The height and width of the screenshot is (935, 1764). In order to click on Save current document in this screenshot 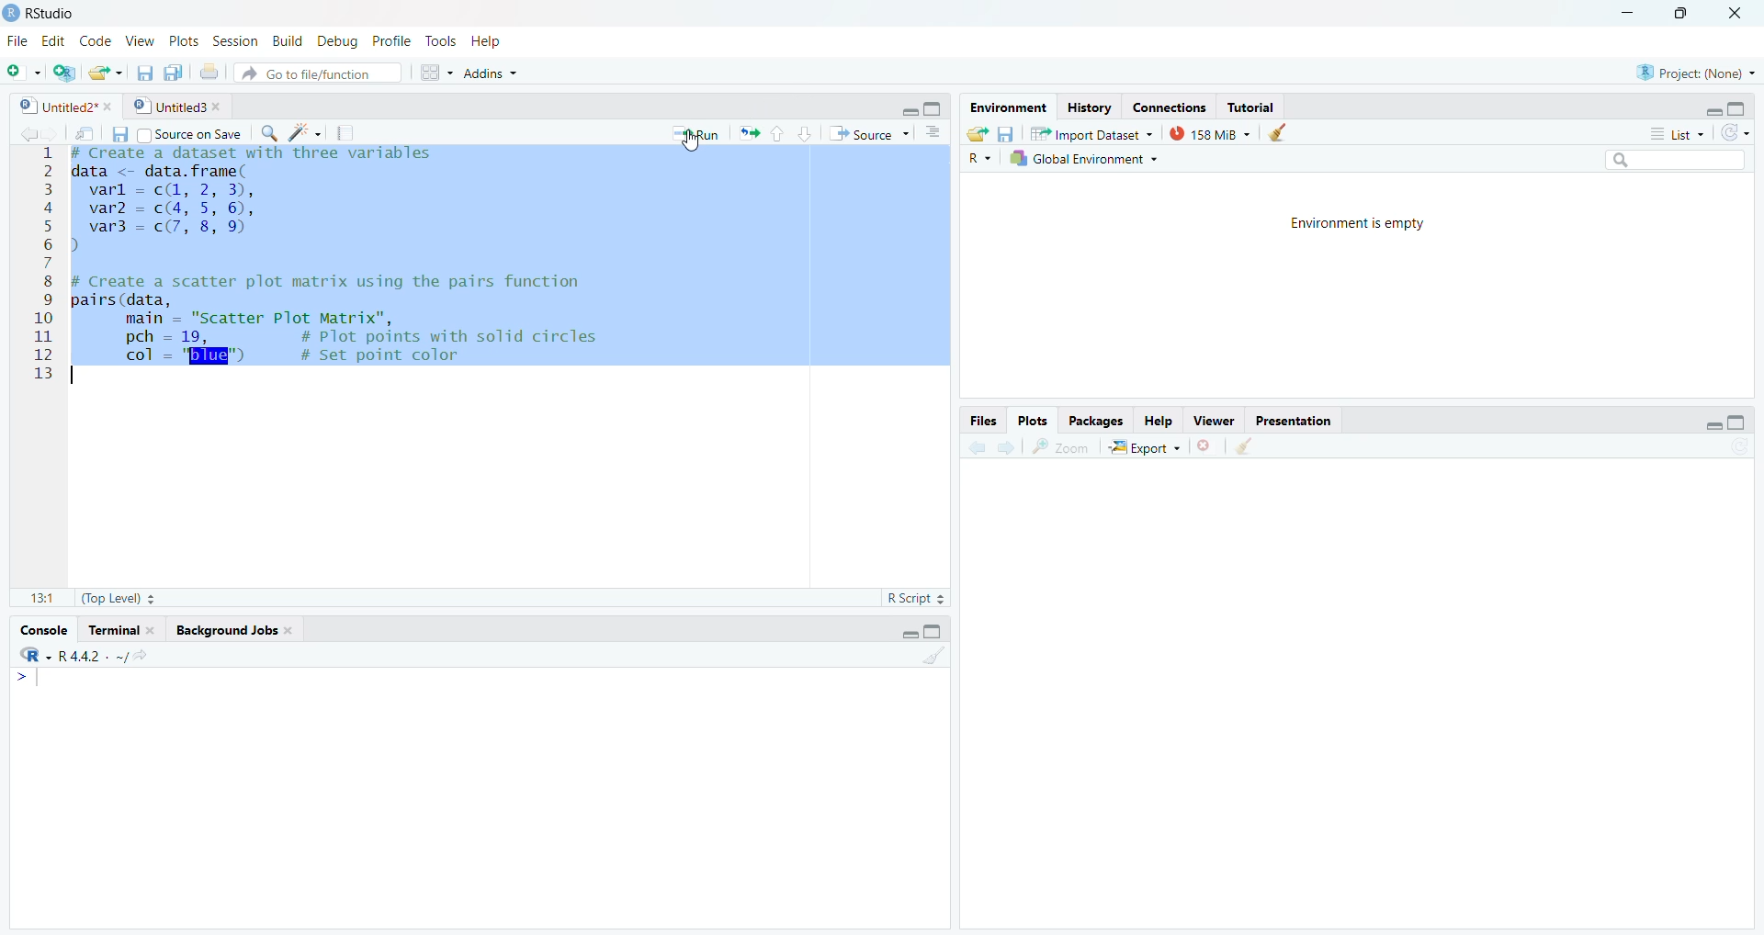, I will do `click(119, 133)`.